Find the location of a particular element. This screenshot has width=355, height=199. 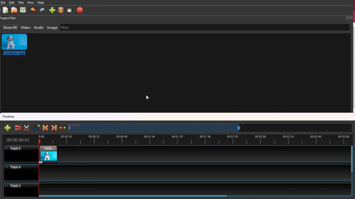

join is located at coordinates (63, 128).